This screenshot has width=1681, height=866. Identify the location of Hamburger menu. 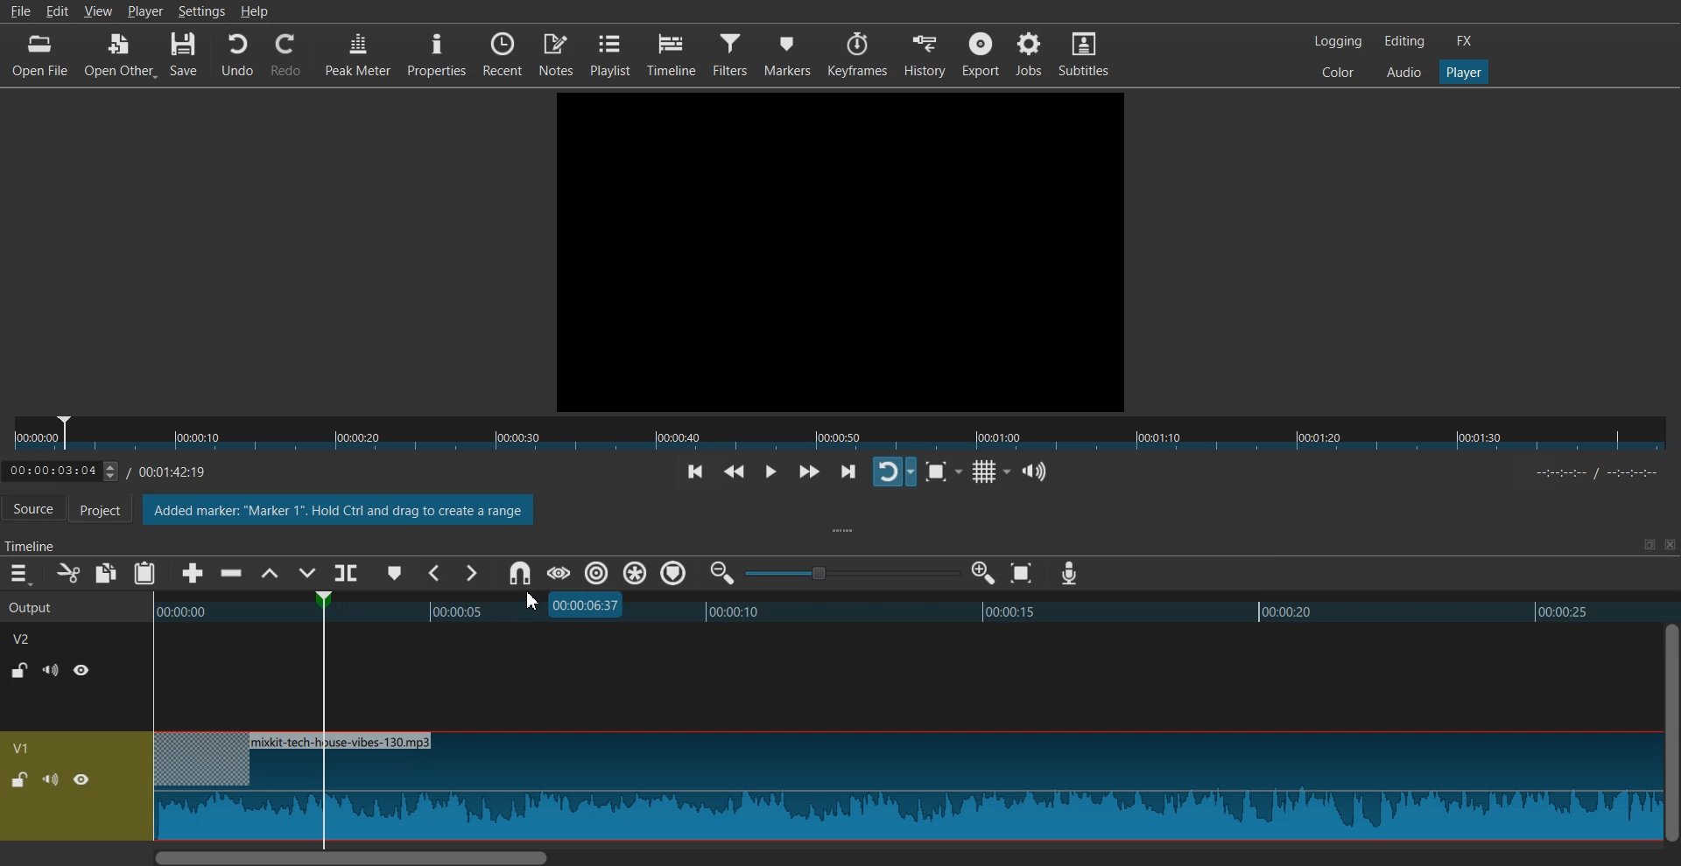
(19, 574).